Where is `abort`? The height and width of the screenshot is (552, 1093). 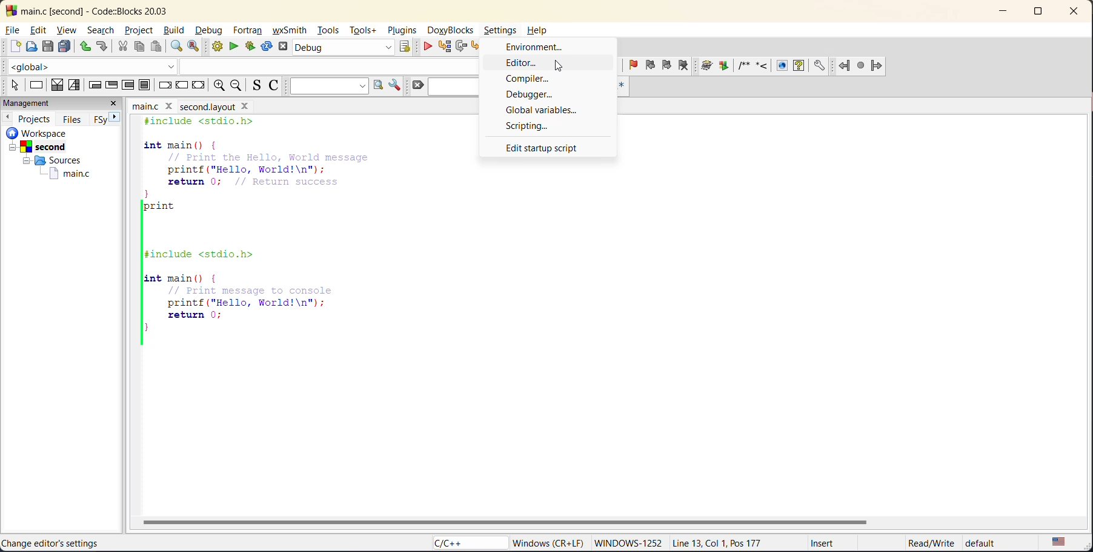 abort is located at coordinates (285, 47).